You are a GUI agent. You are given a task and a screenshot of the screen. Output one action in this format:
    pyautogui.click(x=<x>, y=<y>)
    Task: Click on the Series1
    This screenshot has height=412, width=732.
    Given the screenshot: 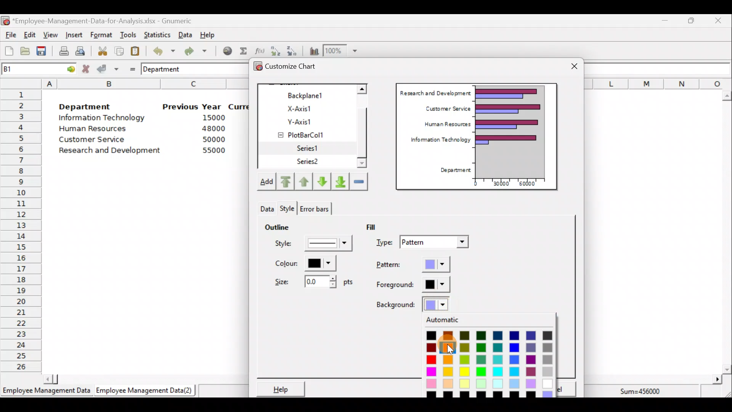 What is the action you would take?
    pyautogui.click(x=312, y=148)
    